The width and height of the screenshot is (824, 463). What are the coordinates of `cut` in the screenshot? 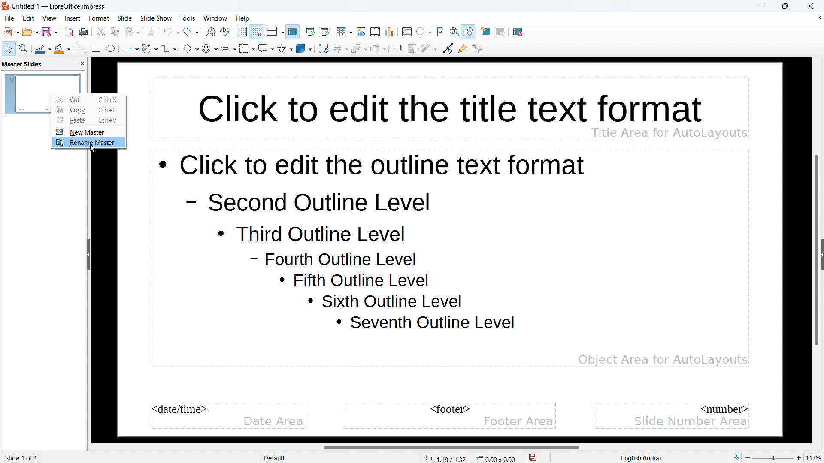 It's located at (101, 32).